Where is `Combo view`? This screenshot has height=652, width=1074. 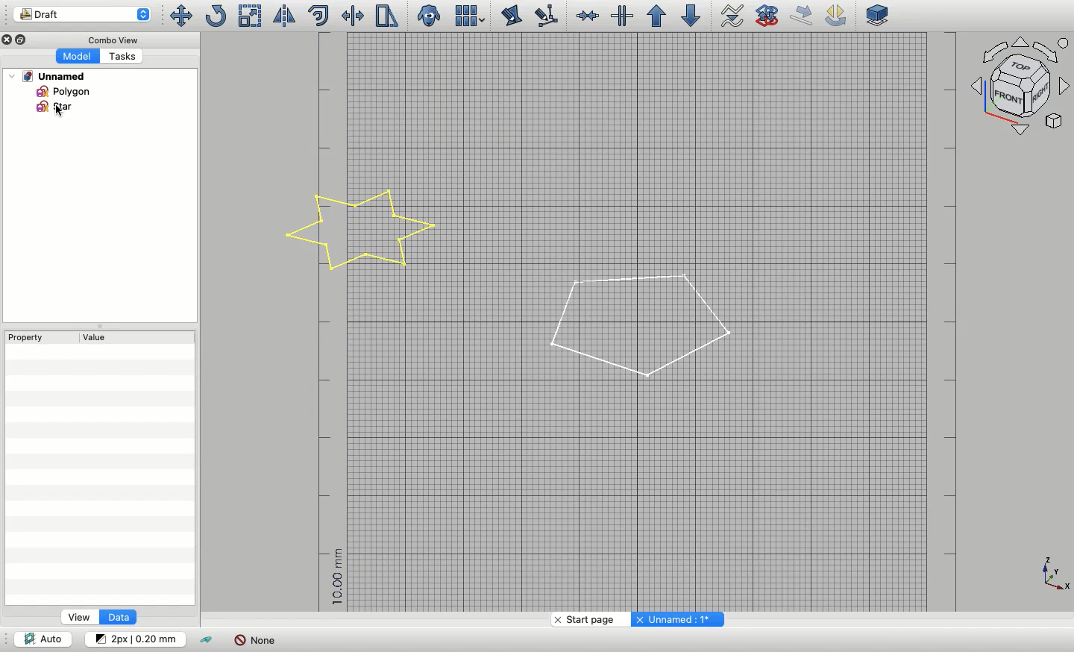
Combo view is located at coordinates (110, 39).